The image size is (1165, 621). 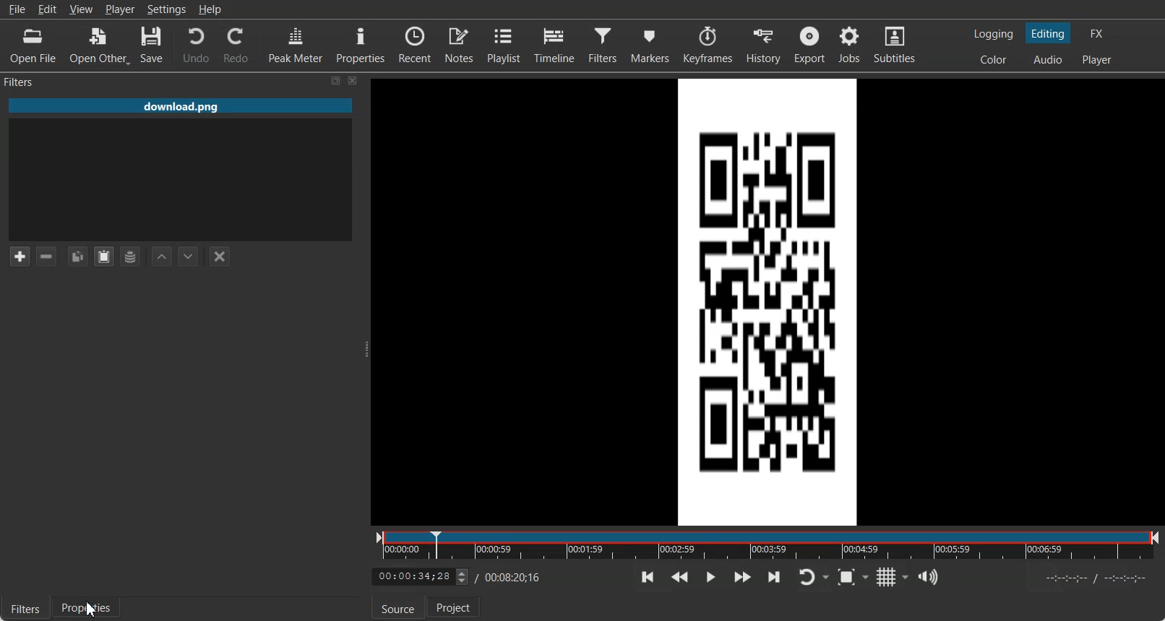 I want to click on Toggle grid display on the player, so click(x=894, y=577).